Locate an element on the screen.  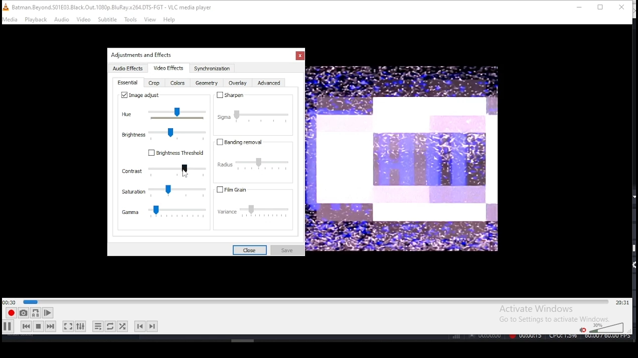
sharpen on/off is located at coordinates (229, 95).